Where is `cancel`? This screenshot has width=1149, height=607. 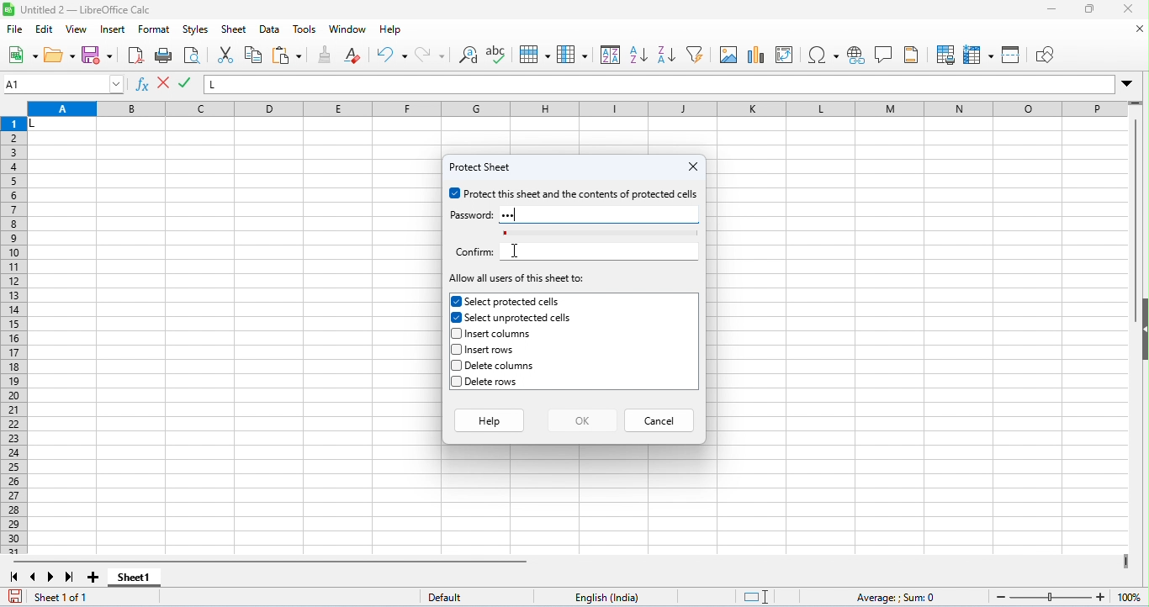
cancel is located at coordinates (660, 419).